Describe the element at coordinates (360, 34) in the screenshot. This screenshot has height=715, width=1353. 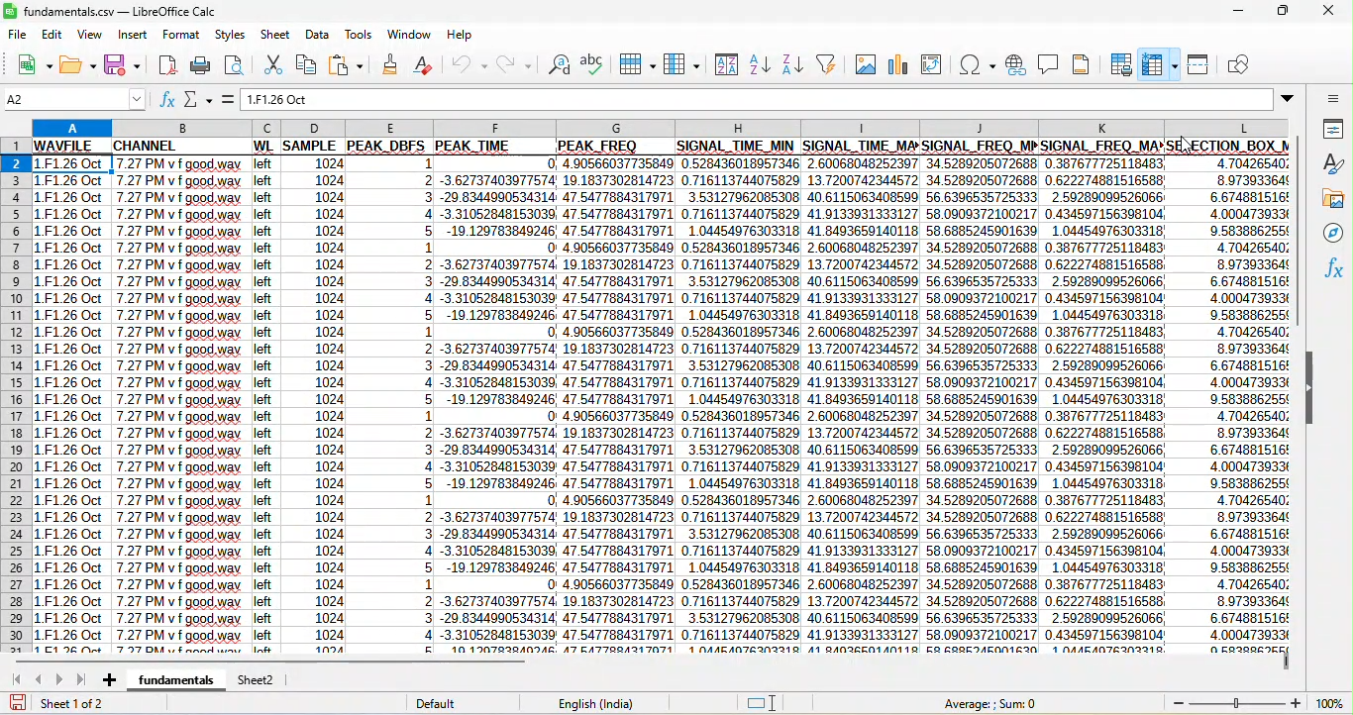
I see `tools` at that location.